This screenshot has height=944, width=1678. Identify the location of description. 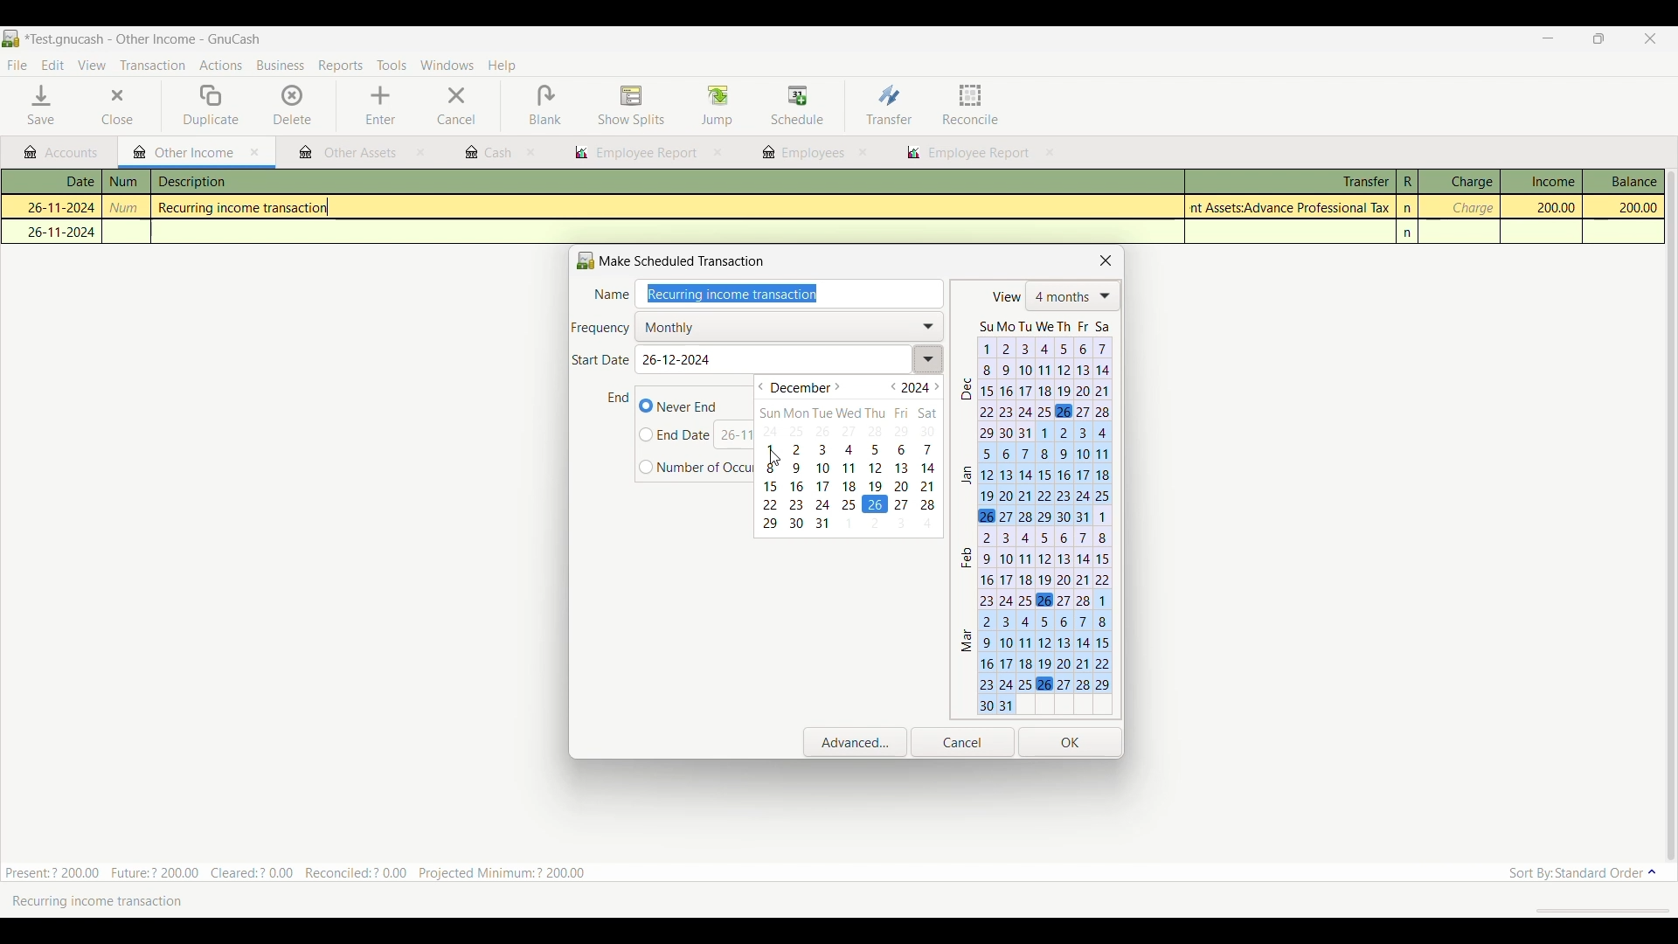
(282, 183).